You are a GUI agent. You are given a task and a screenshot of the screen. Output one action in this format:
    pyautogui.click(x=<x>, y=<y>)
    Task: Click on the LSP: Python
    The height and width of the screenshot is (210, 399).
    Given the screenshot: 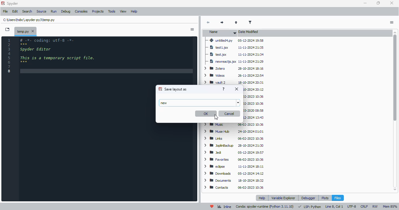 What is the action you would take?
    pyautogui.click(x=310, y=206)
    